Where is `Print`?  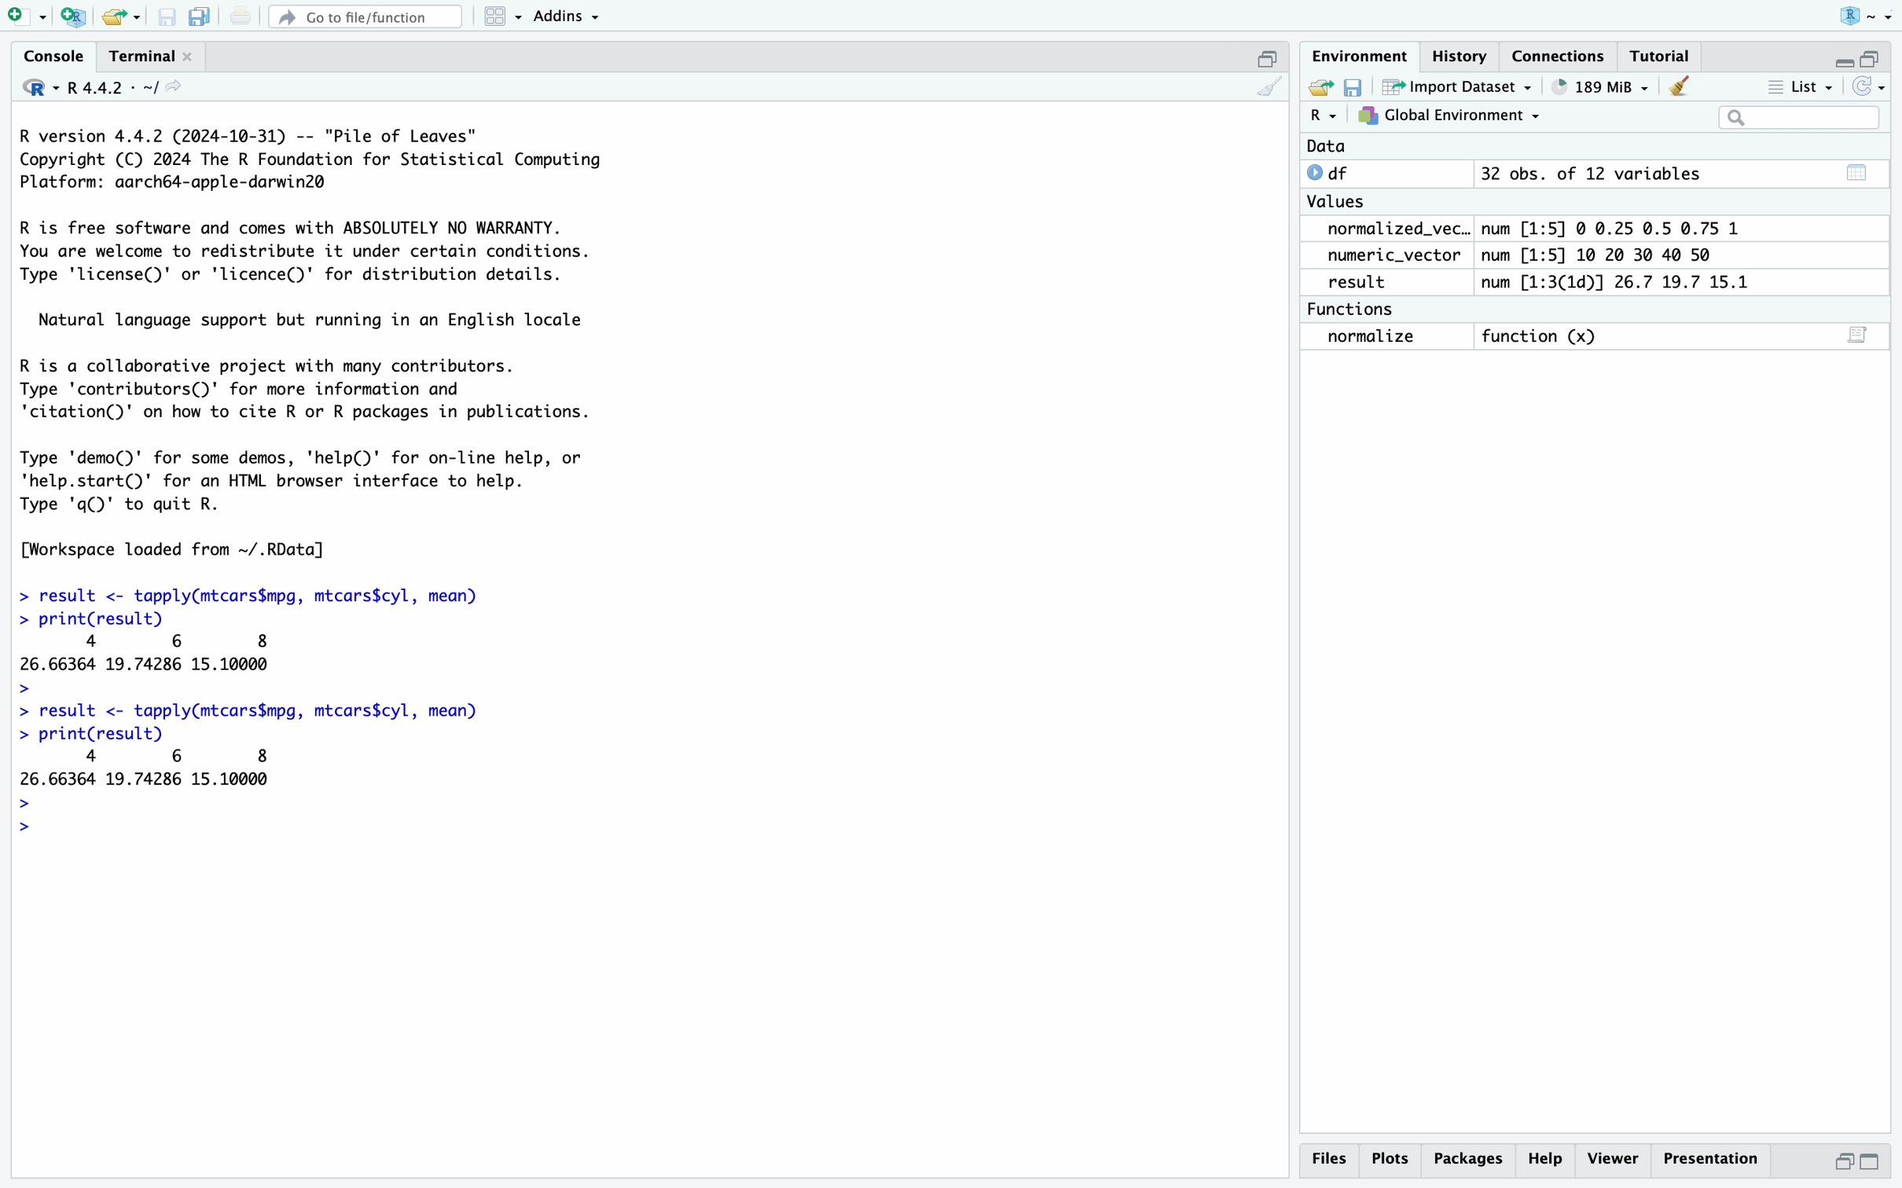 Print is located at coordinates (238, 16).